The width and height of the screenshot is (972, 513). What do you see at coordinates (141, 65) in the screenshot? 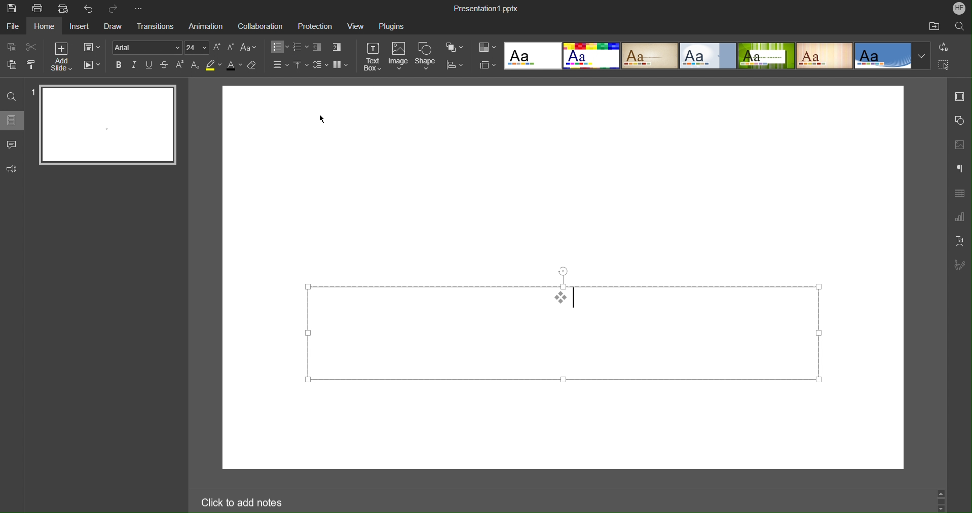
I see `Text Effects` at bounding box center [141, 65].